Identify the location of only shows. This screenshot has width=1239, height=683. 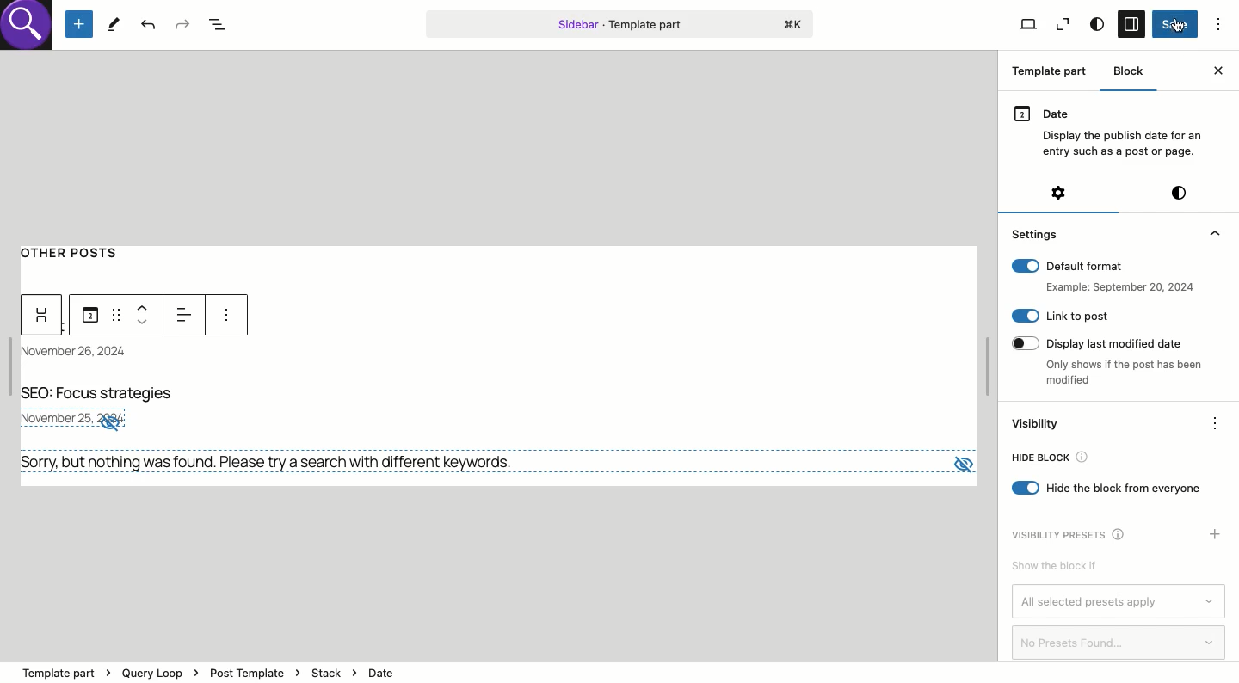
(1125, 374).